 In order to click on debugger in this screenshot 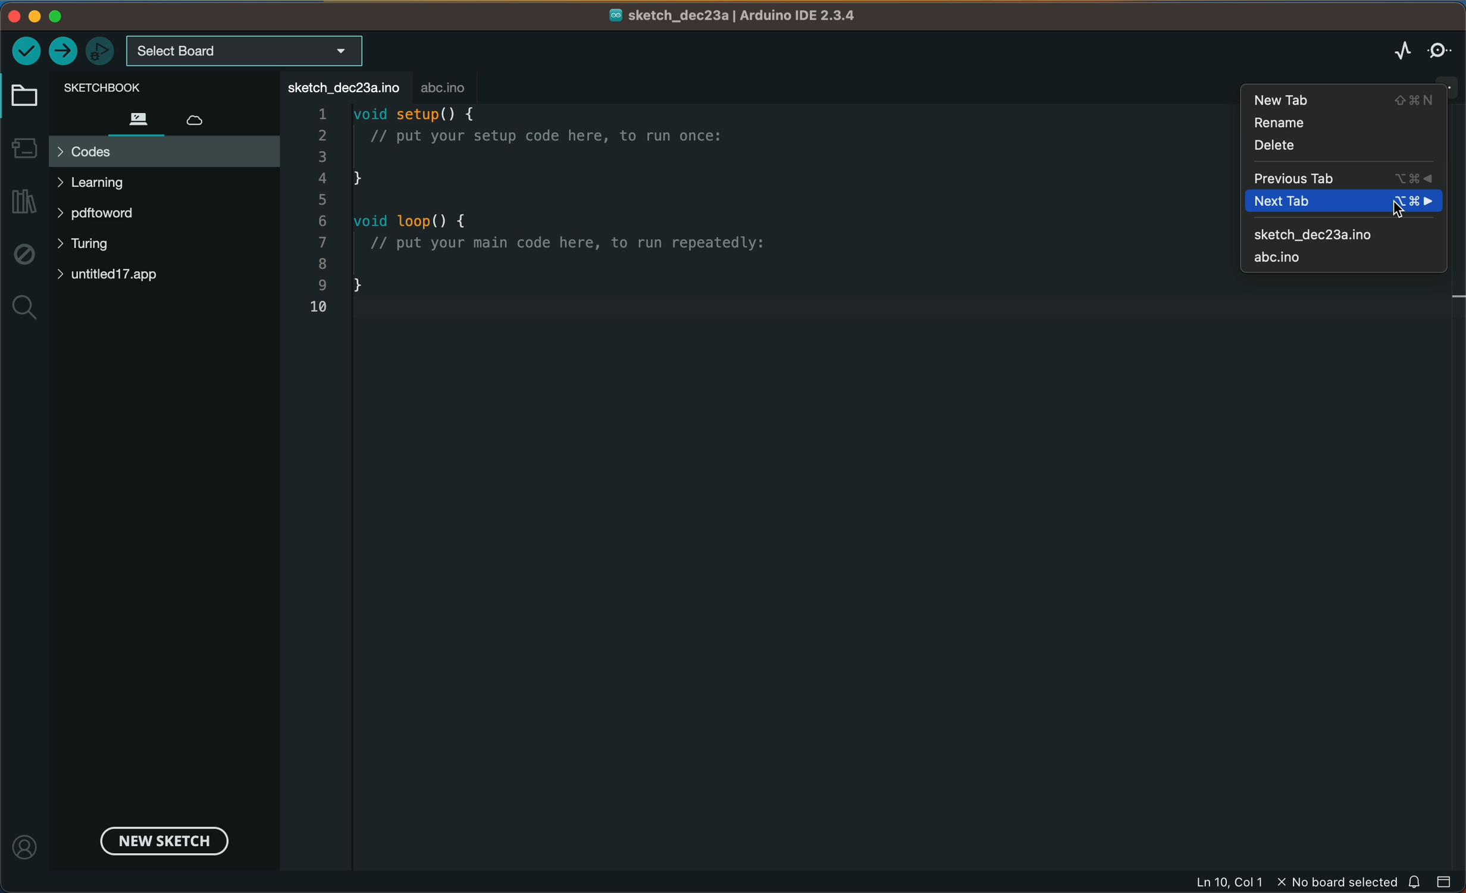, I will do `click(99, 51)`.